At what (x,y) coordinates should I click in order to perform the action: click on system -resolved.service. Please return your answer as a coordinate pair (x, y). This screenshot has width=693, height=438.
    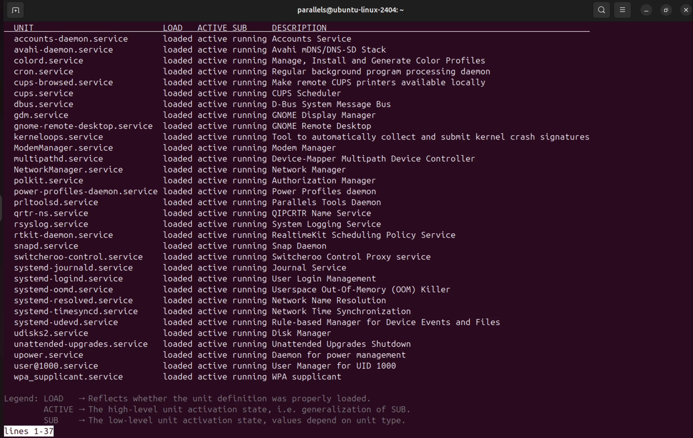
    Looking at the image, I should click on (75, 302).